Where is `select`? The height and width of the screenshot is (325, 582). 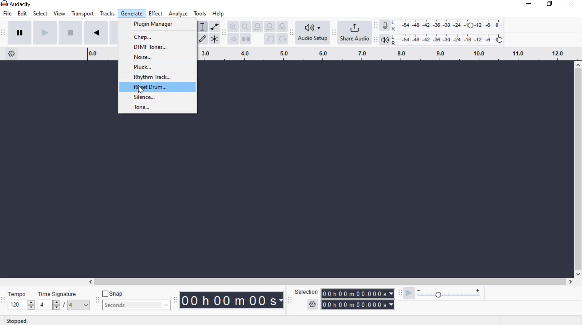
select is located at coordinates (40, 14).